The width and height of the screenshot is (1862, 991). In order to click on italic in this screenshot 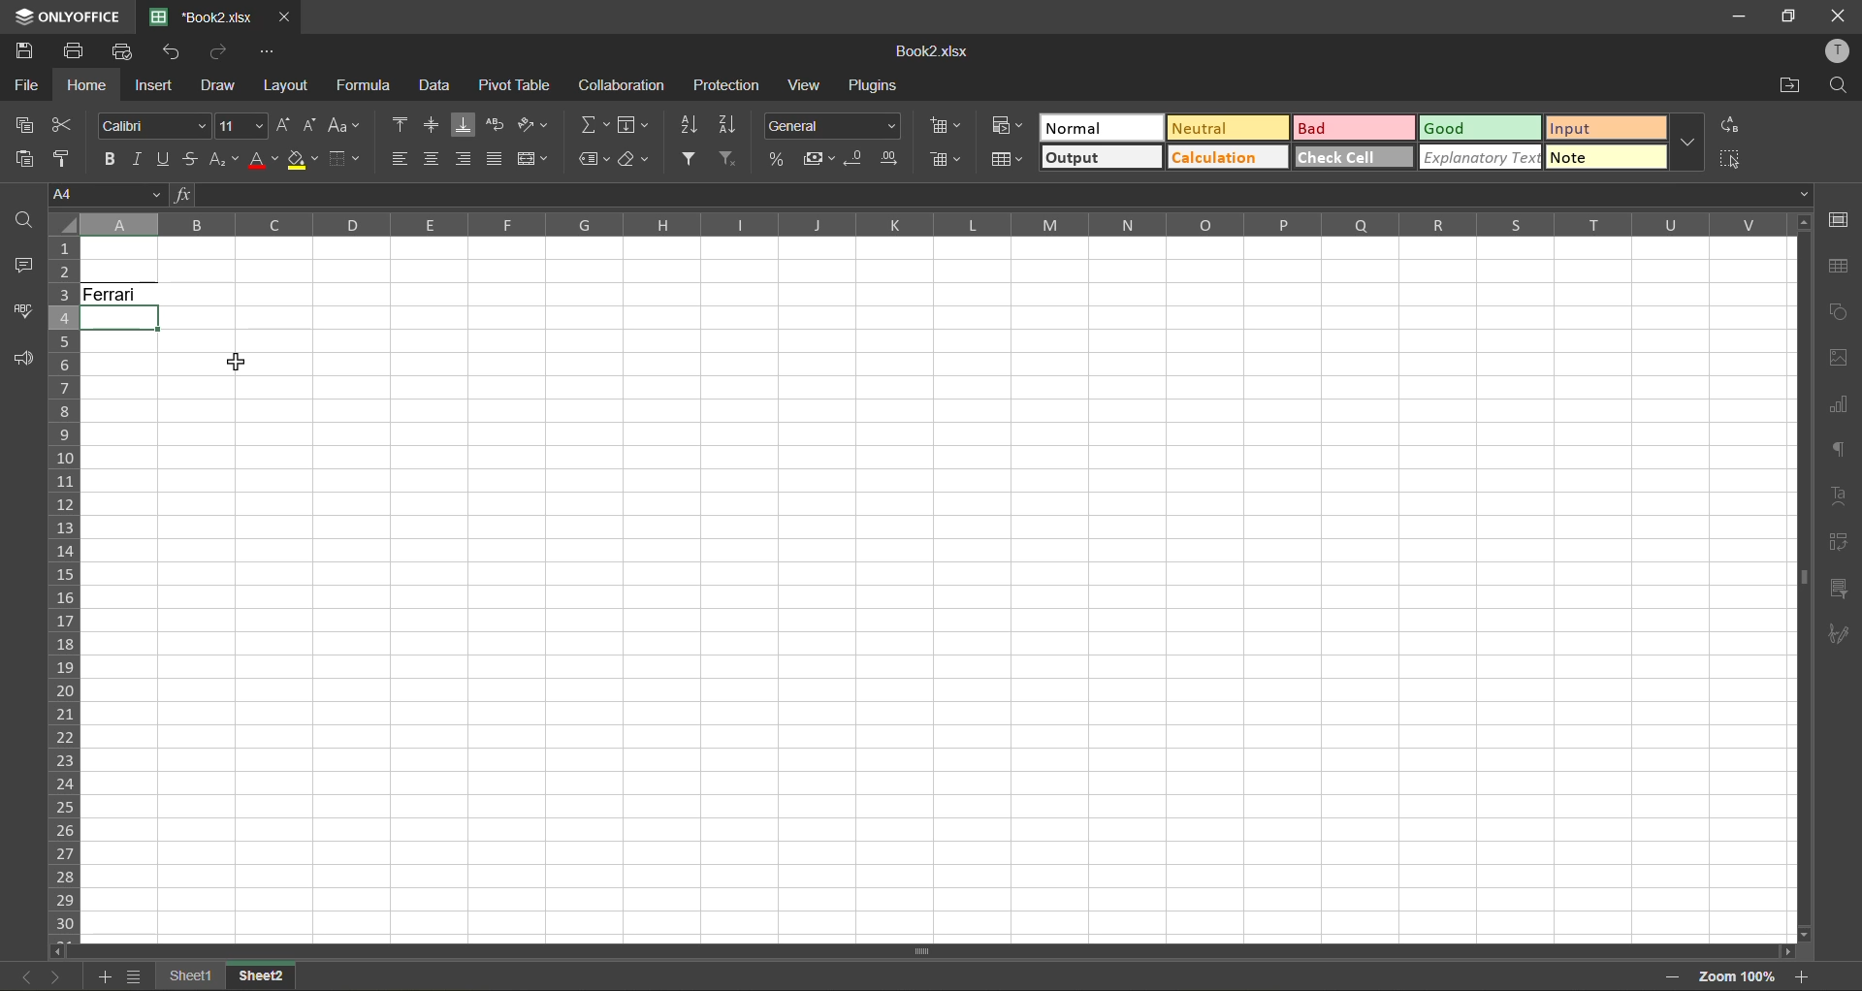, I will do `click(139, 155)`.